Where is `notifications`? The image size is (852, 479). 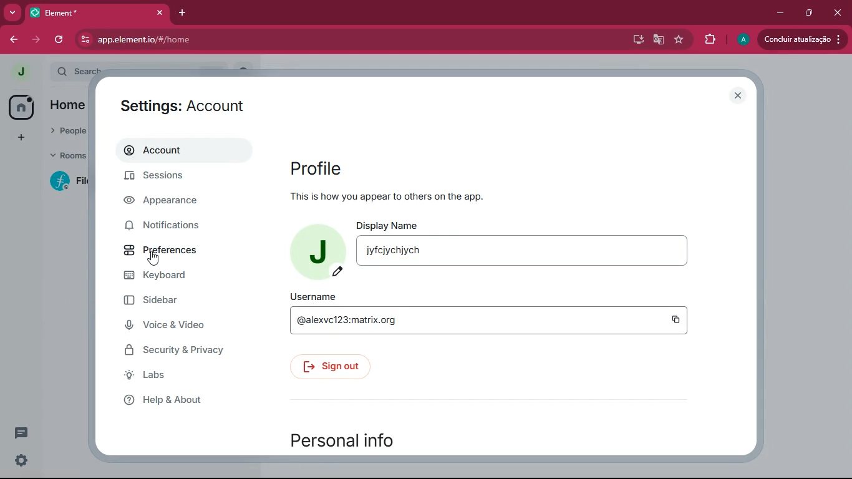
notifications is located at coordinates (167, 226).